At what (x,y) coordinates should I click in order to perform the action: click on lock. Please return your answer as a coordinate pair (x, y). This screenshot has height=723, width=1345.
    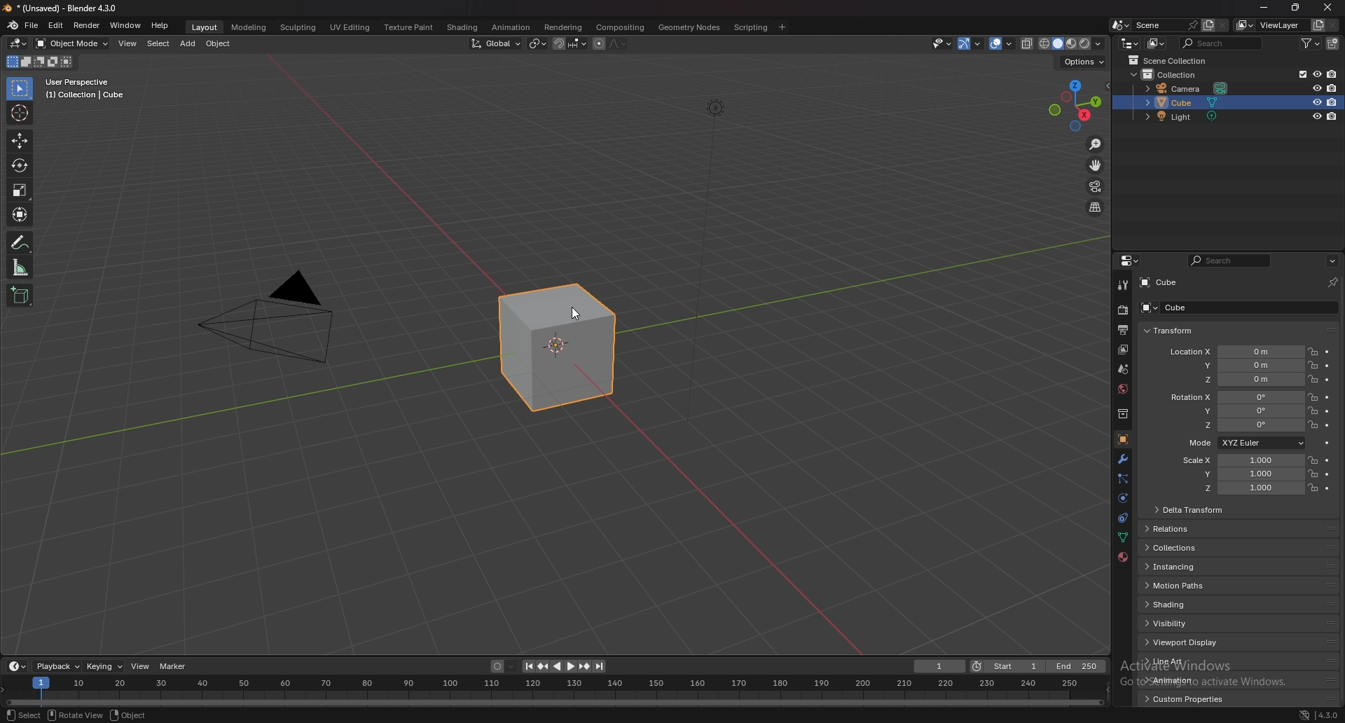
    Looking at the image, I should click on (1313, 380).